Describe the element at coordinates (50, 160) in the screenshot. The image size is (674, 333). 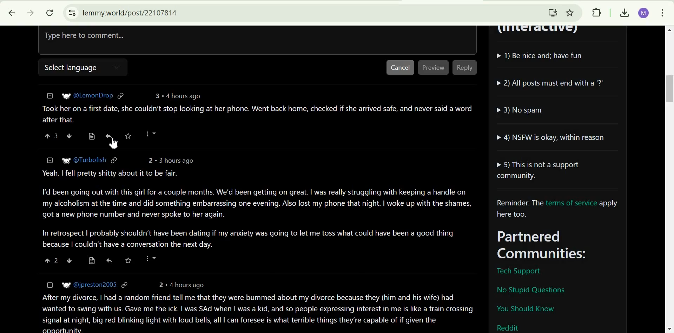
I see `collapse` at that location.